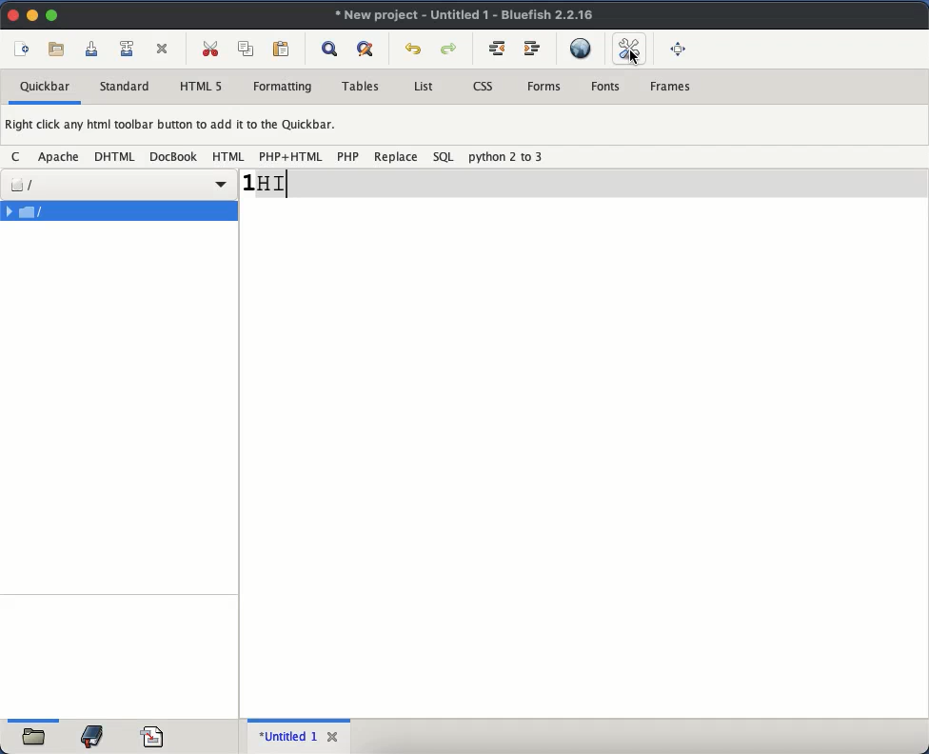 Image resolution: width=929 pixels, height=754 pixels. I want to click on apache, so click(61, 157).